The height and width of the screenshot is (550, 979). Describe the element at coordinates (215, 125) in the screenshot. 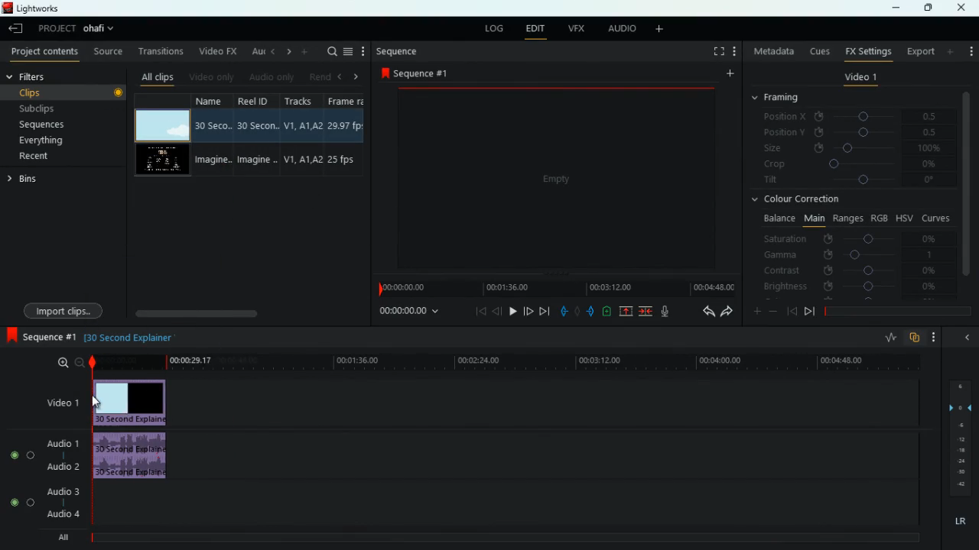

I see `30 Seco..` at that location.